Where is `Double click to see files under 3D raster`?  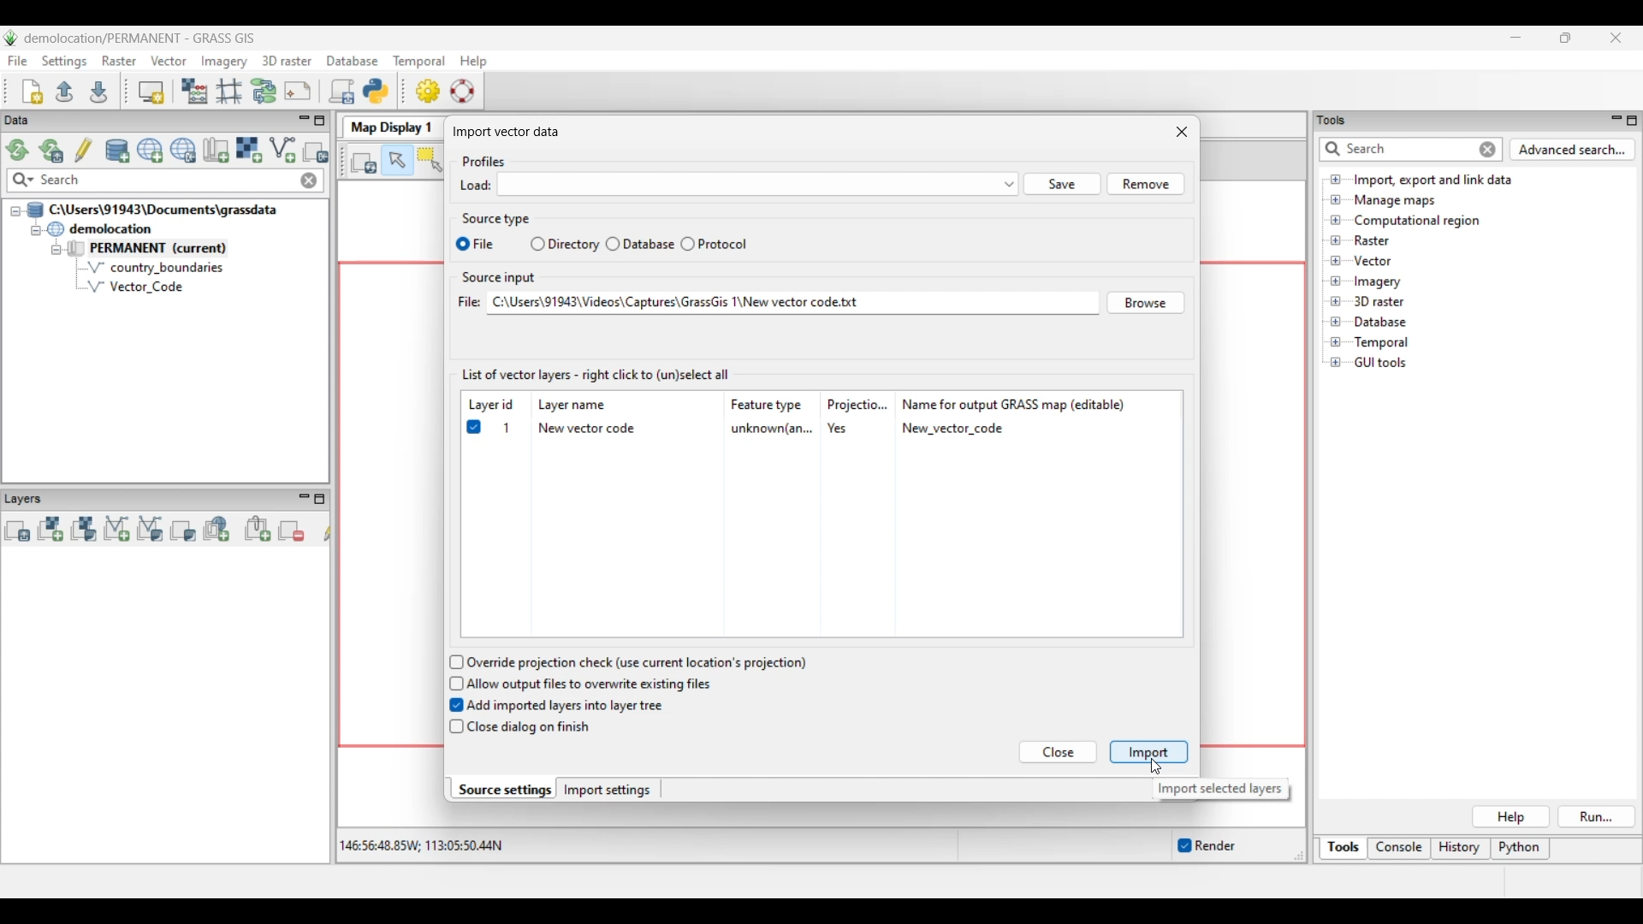 Double click to see files under 3D raster is located at coordinates (1379, 301).